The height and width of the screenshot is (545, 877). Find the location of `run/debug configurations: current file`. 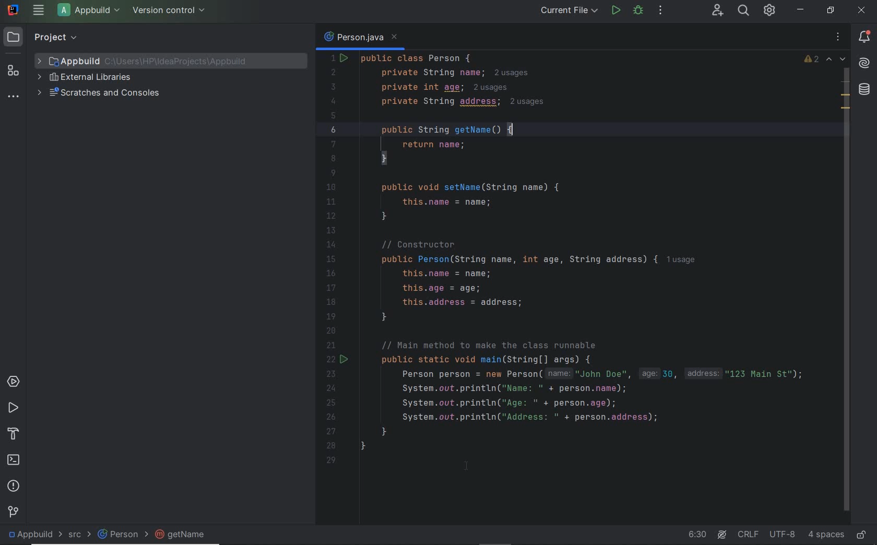

run/debug configurations: current file is located at coordinates (569, 10).